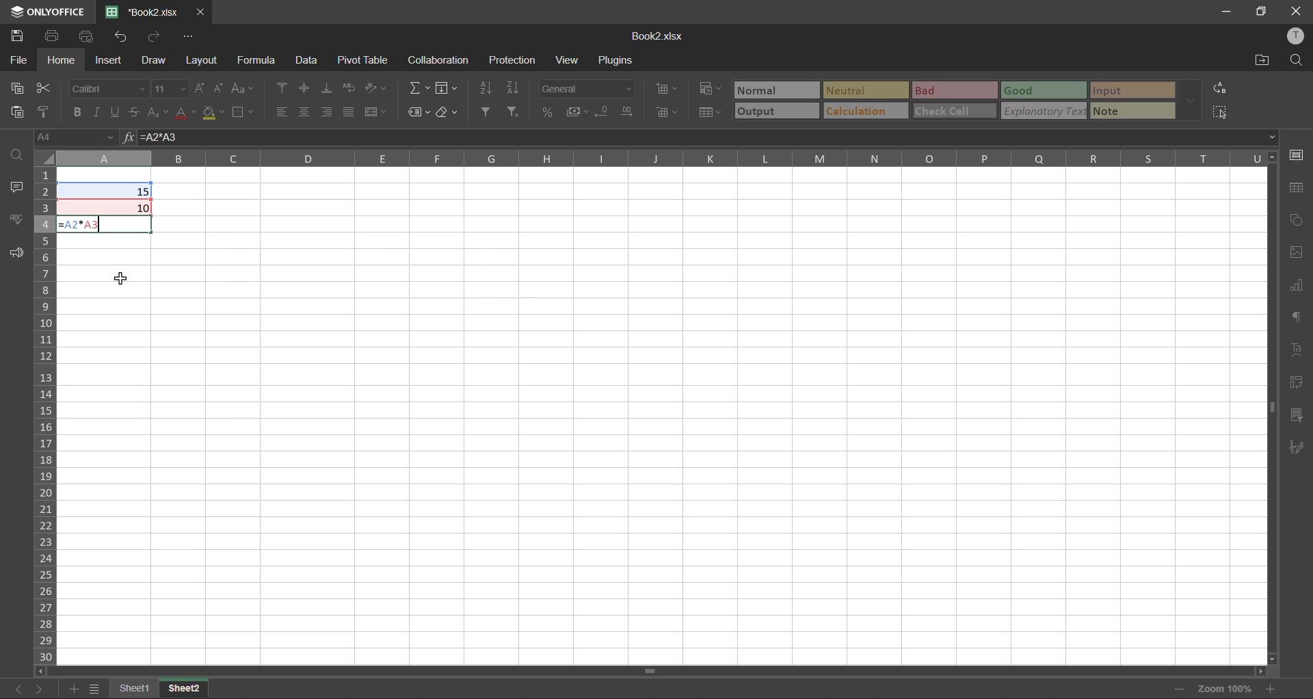 This screenshot has width=1313, height=699. I want to click on scrollbar, so click(651, 671).